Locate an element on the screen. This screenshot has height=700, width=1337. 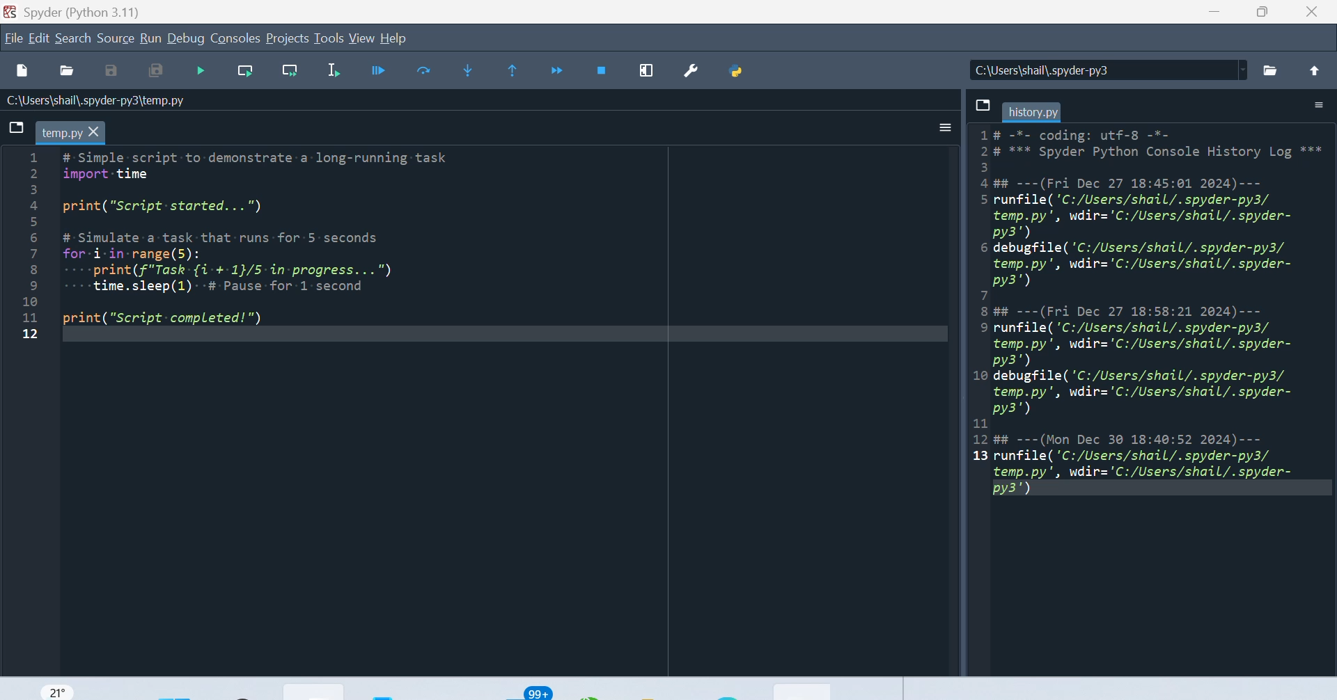
New files is located at coordinates (21, 72).